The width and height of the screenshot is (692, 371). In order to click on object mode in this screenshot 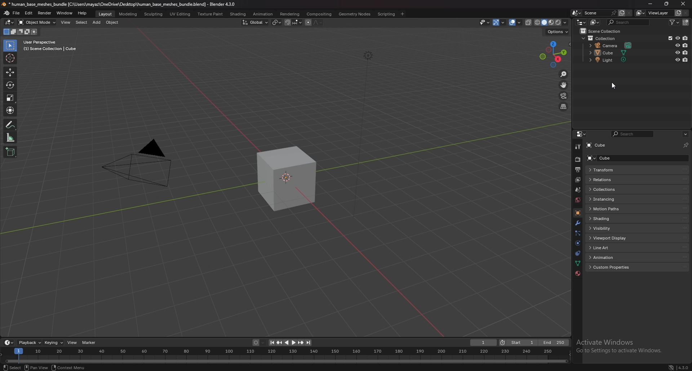, I will do `click(37, 22)`.